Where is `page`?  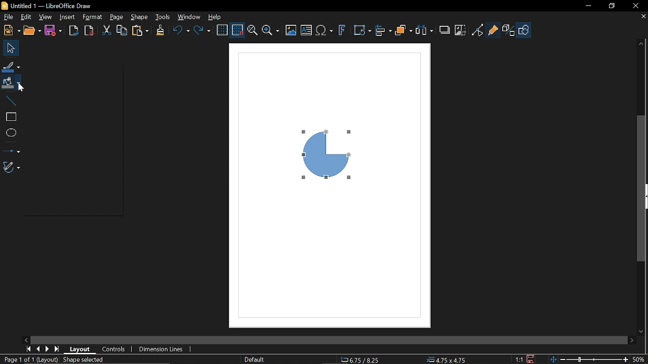 page is located at coordinates (116, 18).